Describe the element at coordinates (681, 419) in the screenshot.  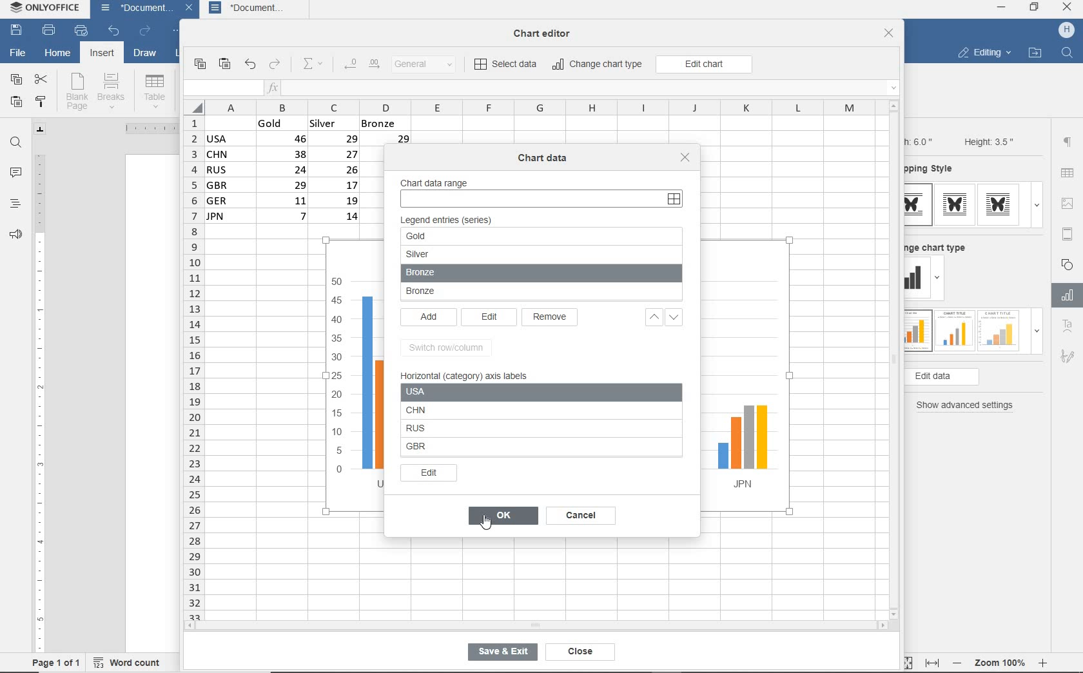
I see `scroll bar` at that location.